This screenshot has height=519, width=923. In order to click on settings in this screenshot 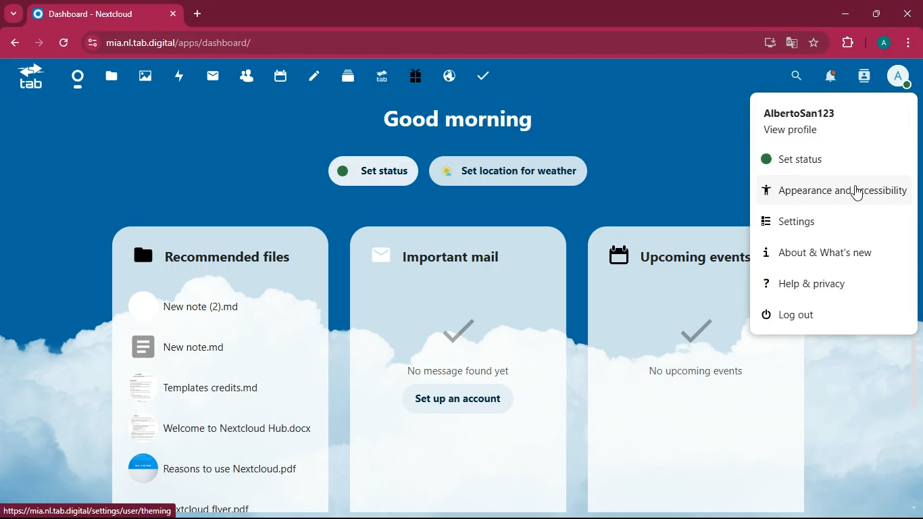, I will do `click(823, 220)`.